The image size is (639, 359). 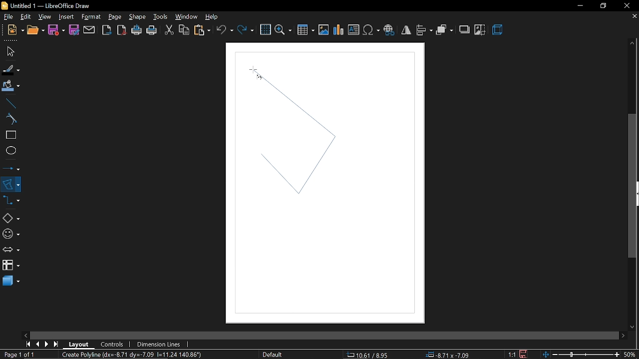 I want to click on next page, so click(x=49, y=343).